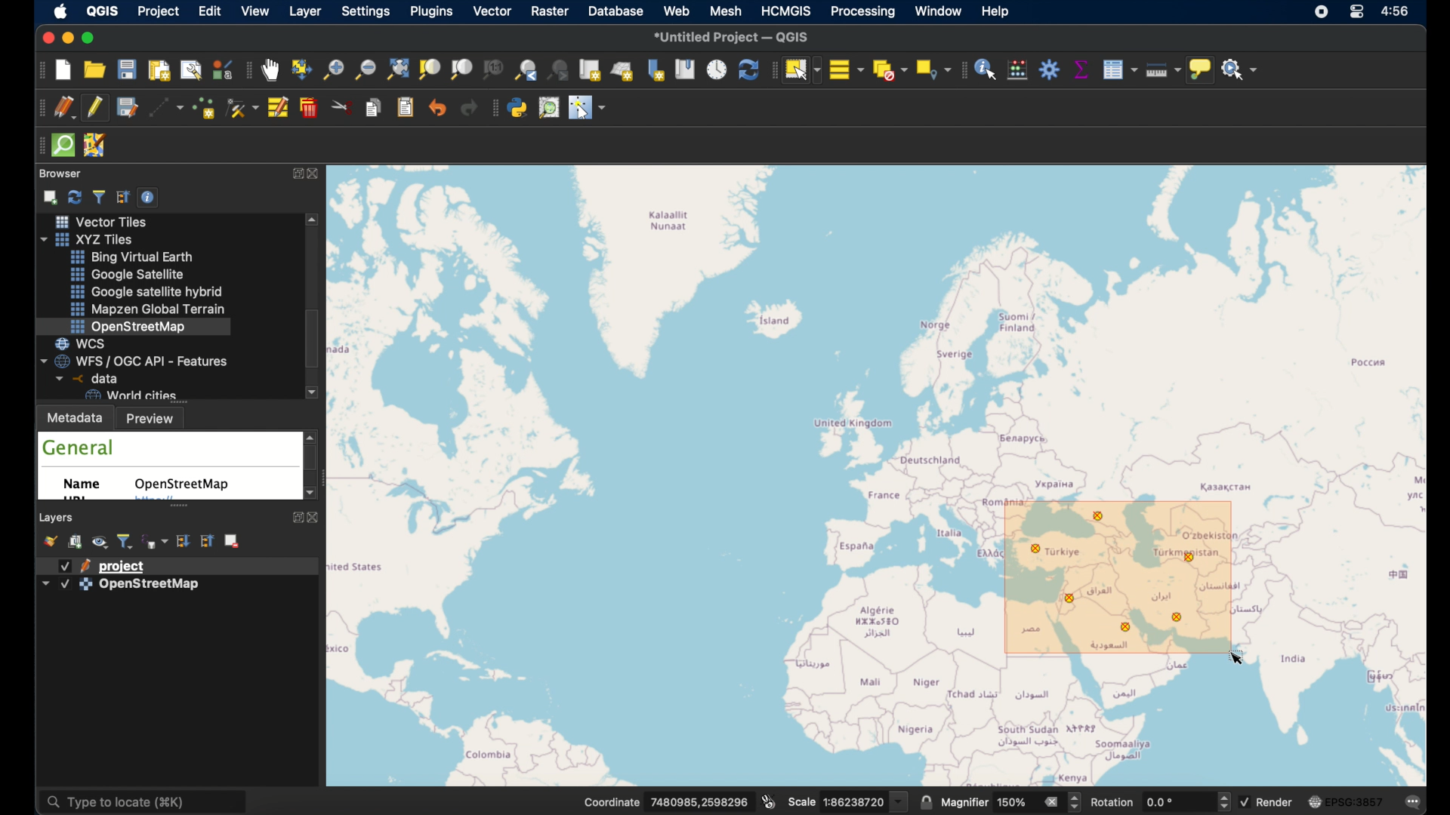 The image size is (1450, 815). I want to click on close, so click(313, 518).